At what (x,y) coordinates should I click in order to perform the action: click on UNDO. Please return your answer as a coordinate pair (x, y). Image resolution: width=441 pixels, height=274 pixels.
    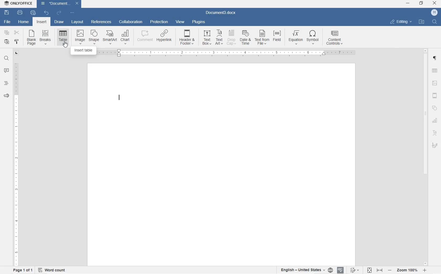
    Looking at the image, I should click on (46, 13).